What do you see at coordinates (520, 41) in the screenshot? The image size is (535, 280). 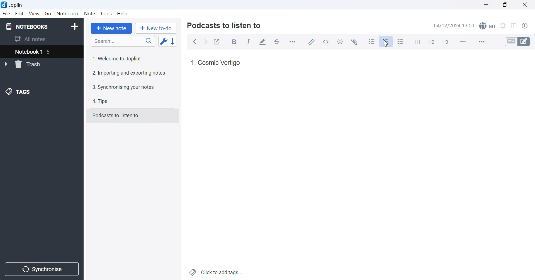 I see `Toggle editors` at bounding box center [520, 41].